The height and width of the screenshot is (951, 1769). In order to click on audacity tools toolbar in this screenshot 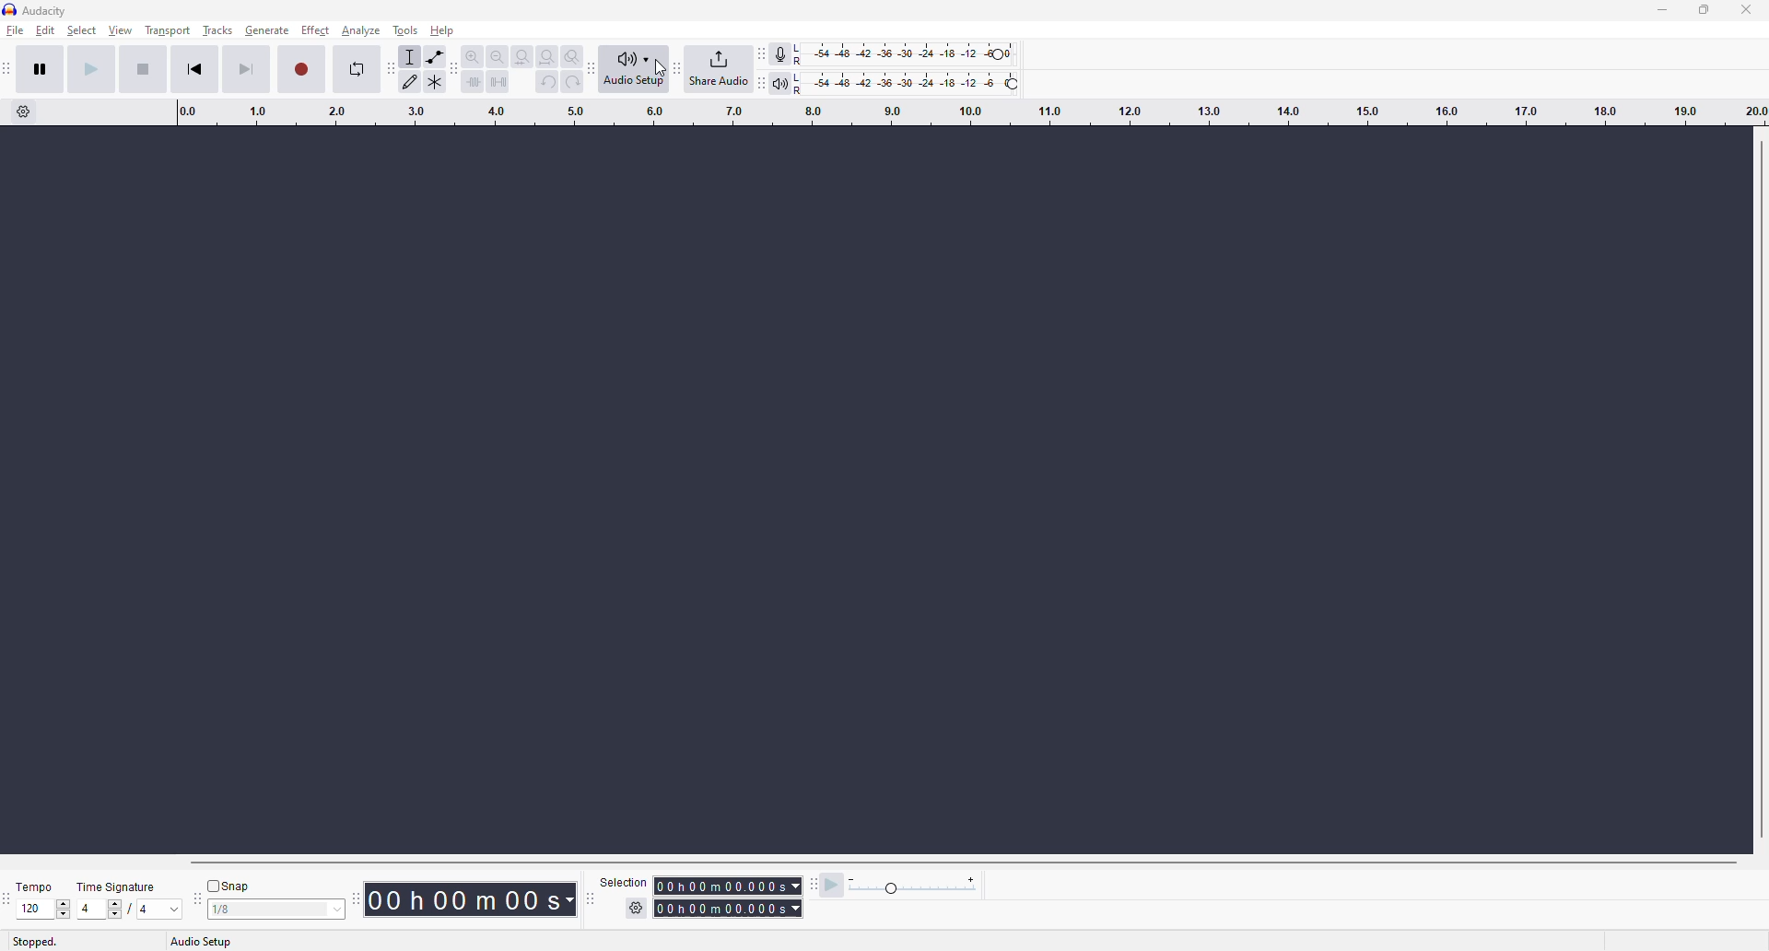, I will do `click(392, 68)`.